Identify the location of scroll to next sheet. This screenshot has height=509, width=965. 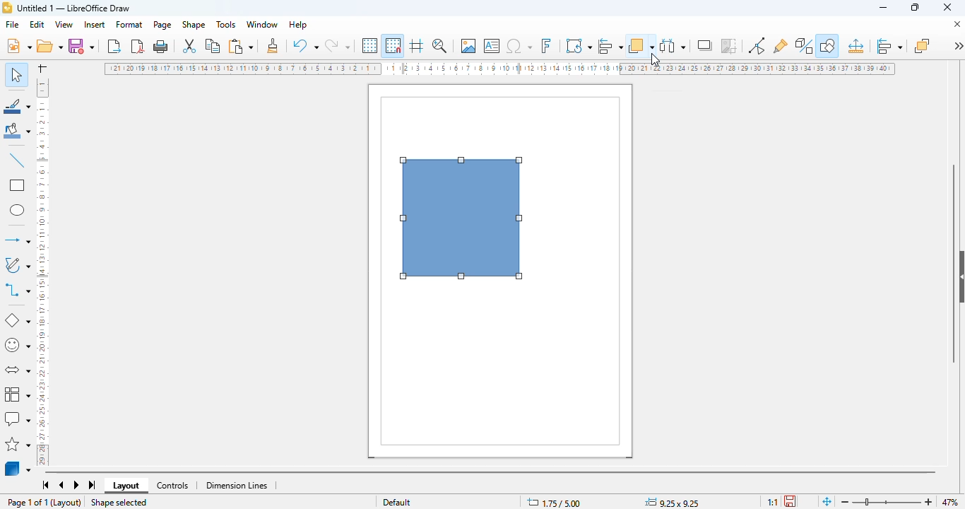
(77, 486).